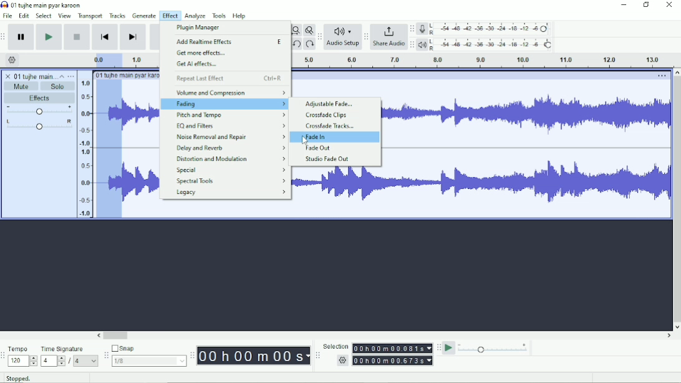 This screenshot has height=383, width=681. What do you see at coordinates (231, 193) in the screenshot?
I see `Legacy` at bounding box center [231, 193].